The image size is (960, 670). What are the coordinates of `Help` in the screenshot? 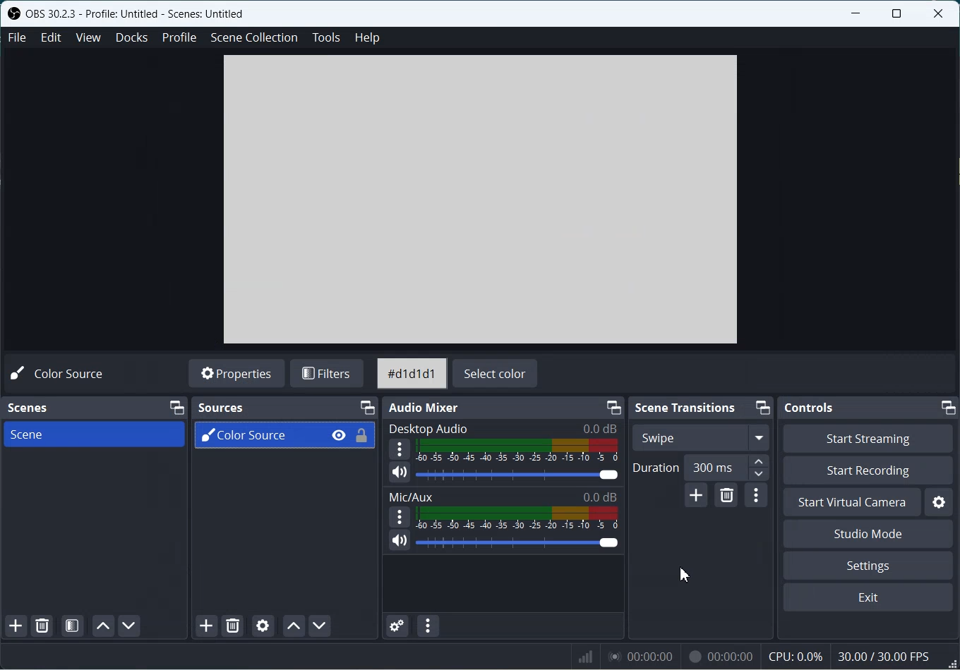 It's located at (367, 38).